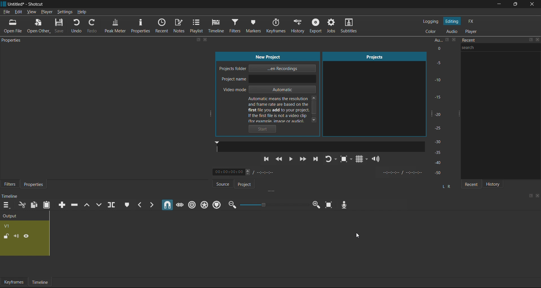 Image resolution: width=541 pixels, height=288 pixels. Describe the element at coordinates (345, 160) in the screenshot. I see `Toggle Zoom` at that location.